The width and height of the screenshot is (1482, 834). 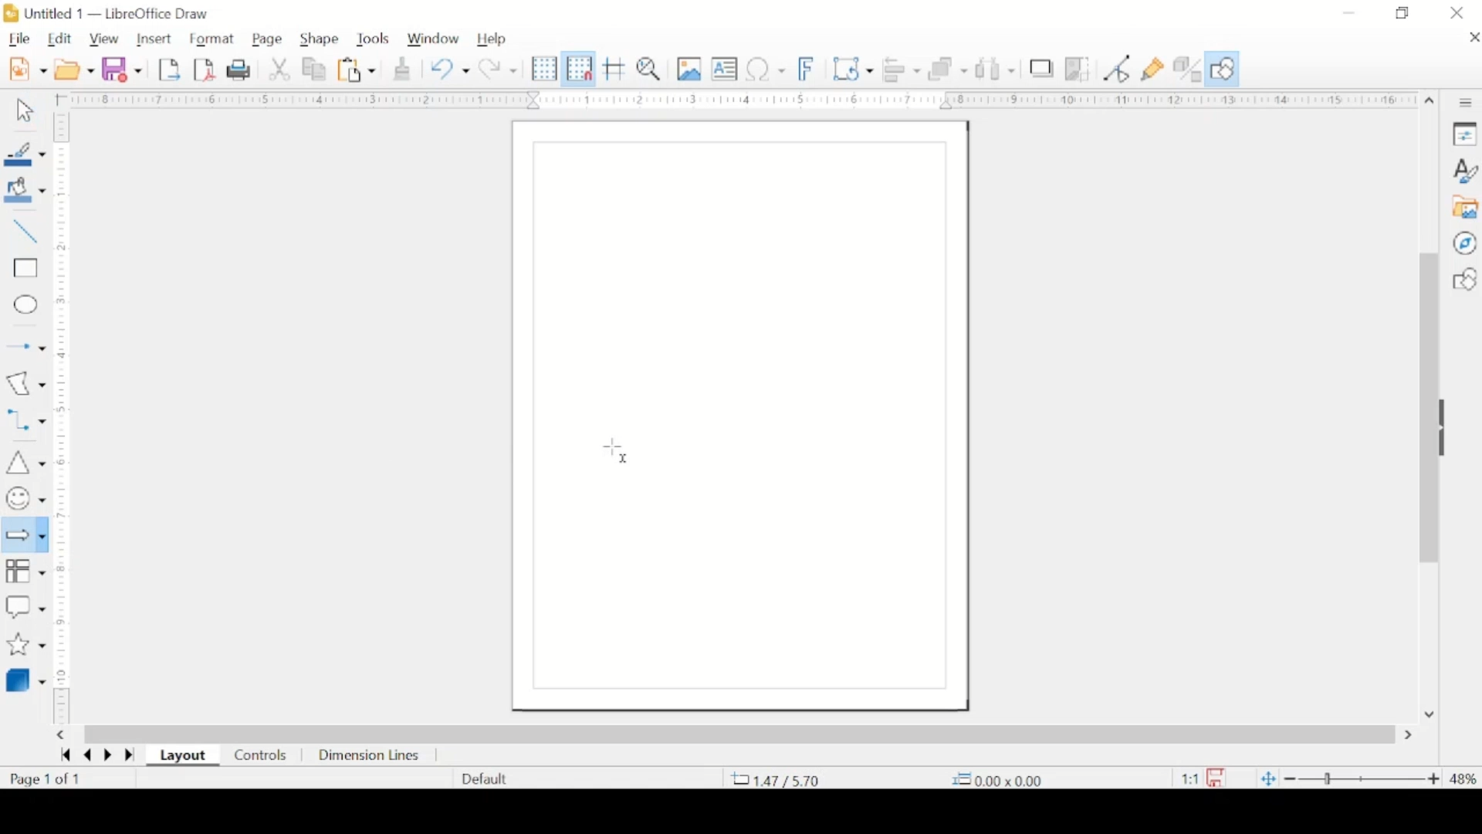 I want to click on file, so click(x=19, y=40).